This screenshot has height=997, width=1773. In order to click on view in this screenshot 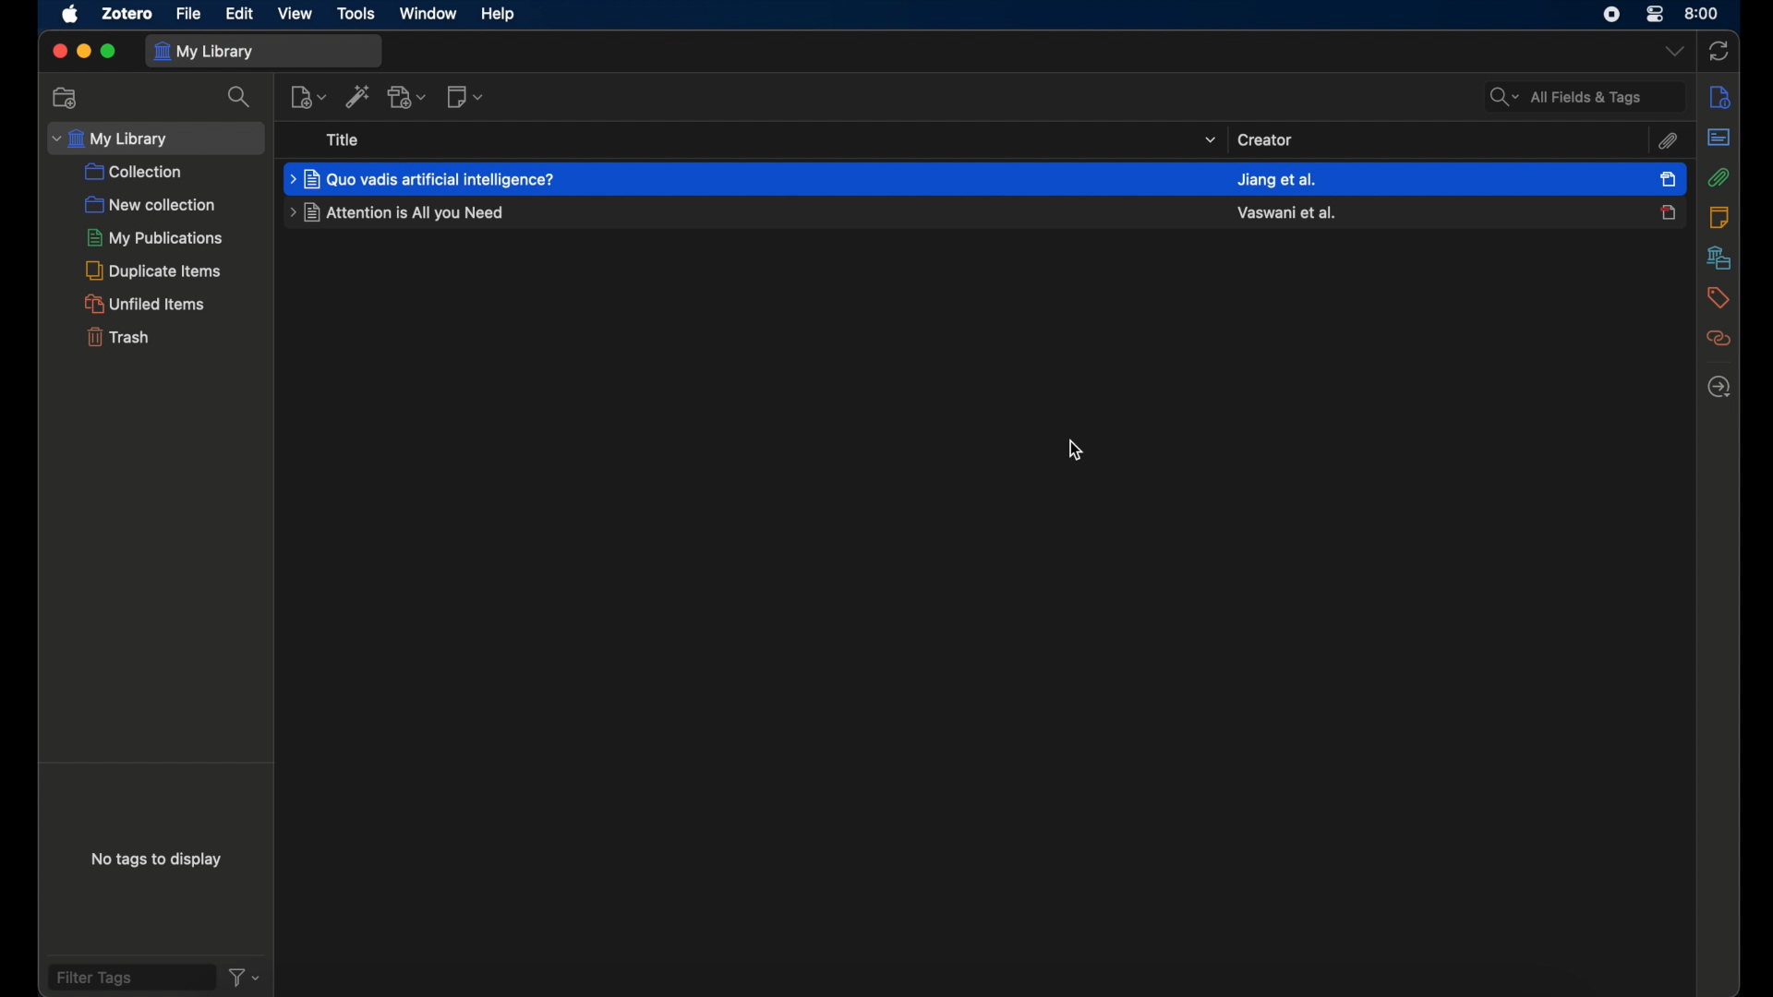, I will do `click(295, 13)`.